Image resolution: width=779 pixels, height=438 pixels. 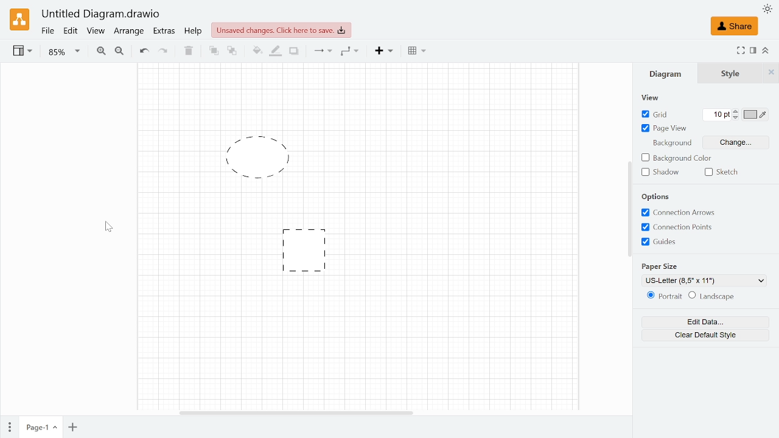 What do you see at coordinates (660, 172) in the screenshot?
I see `Shadow` at bounding box center [660, 172].